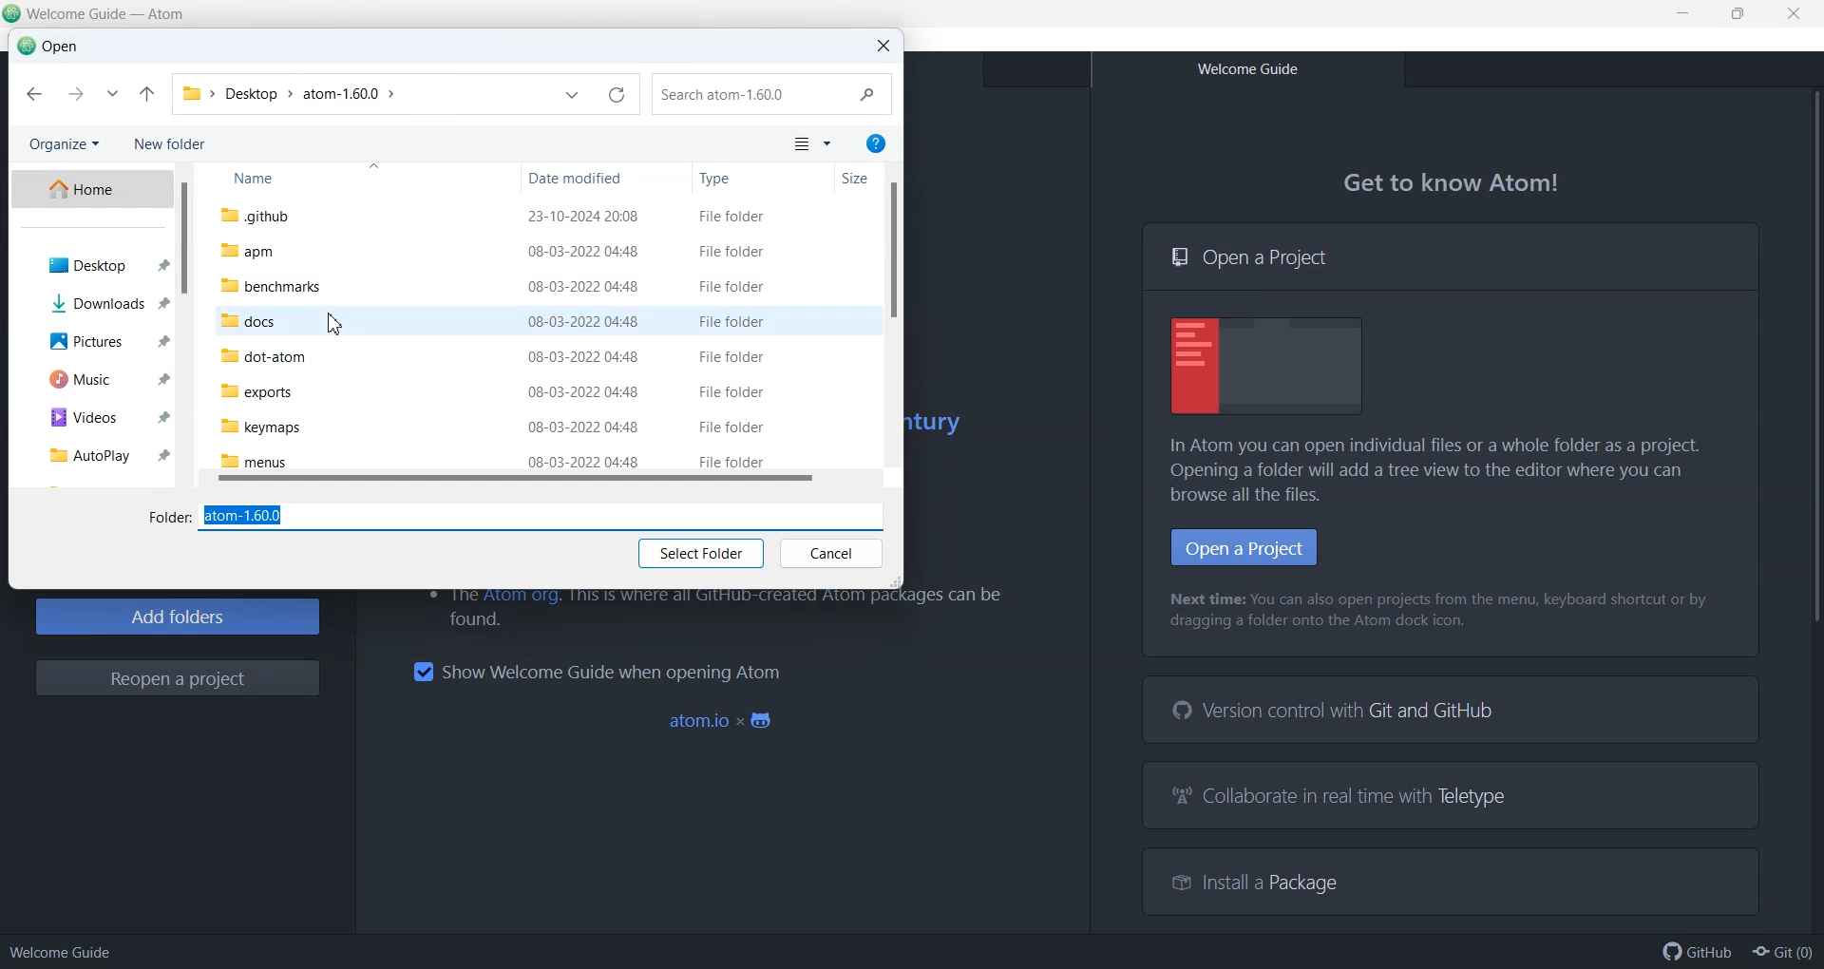  What do you see at coordinates (89, 453) in the screenshot?
I see `AutoPlay` at bounding box center [89, 453].